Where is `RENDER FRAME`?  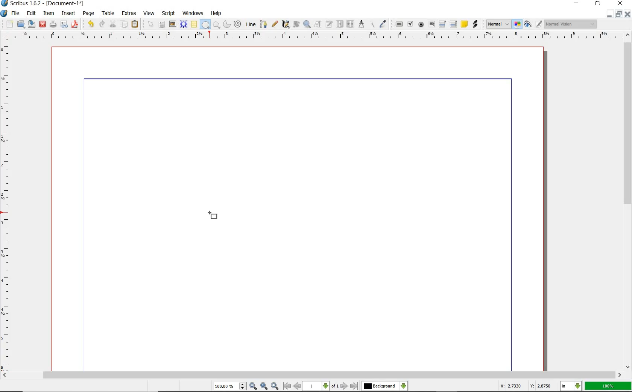 RENDER FRAME is located at coordinates (183, 24).